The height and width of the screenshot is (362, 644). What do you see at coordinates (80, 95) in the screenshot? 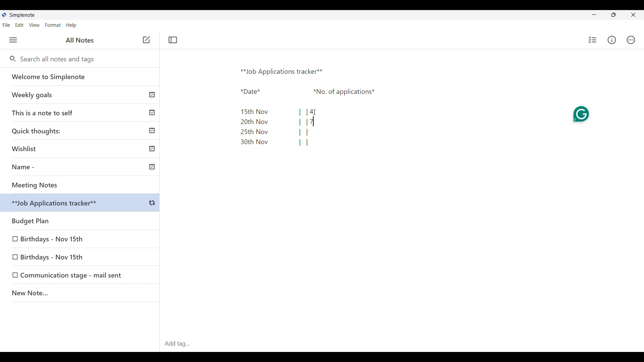
I see `Weekly goals` at bounding box center [80, 95].